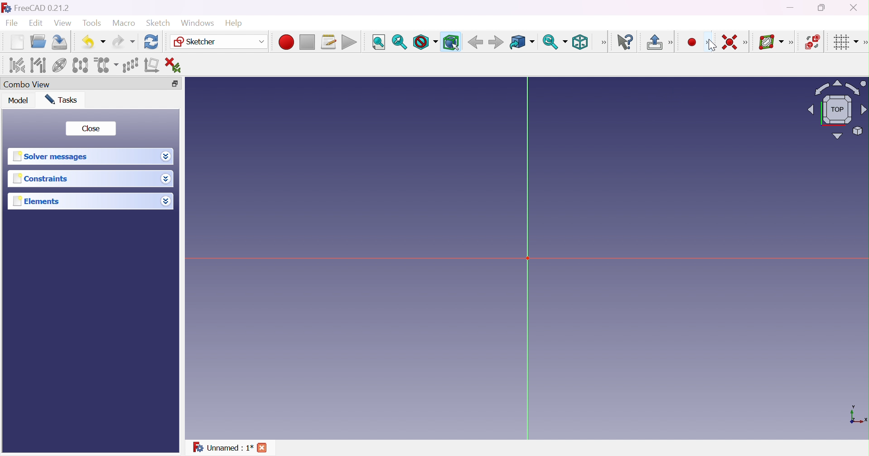  I want to click on Stop macros recording, so click(307, 43).